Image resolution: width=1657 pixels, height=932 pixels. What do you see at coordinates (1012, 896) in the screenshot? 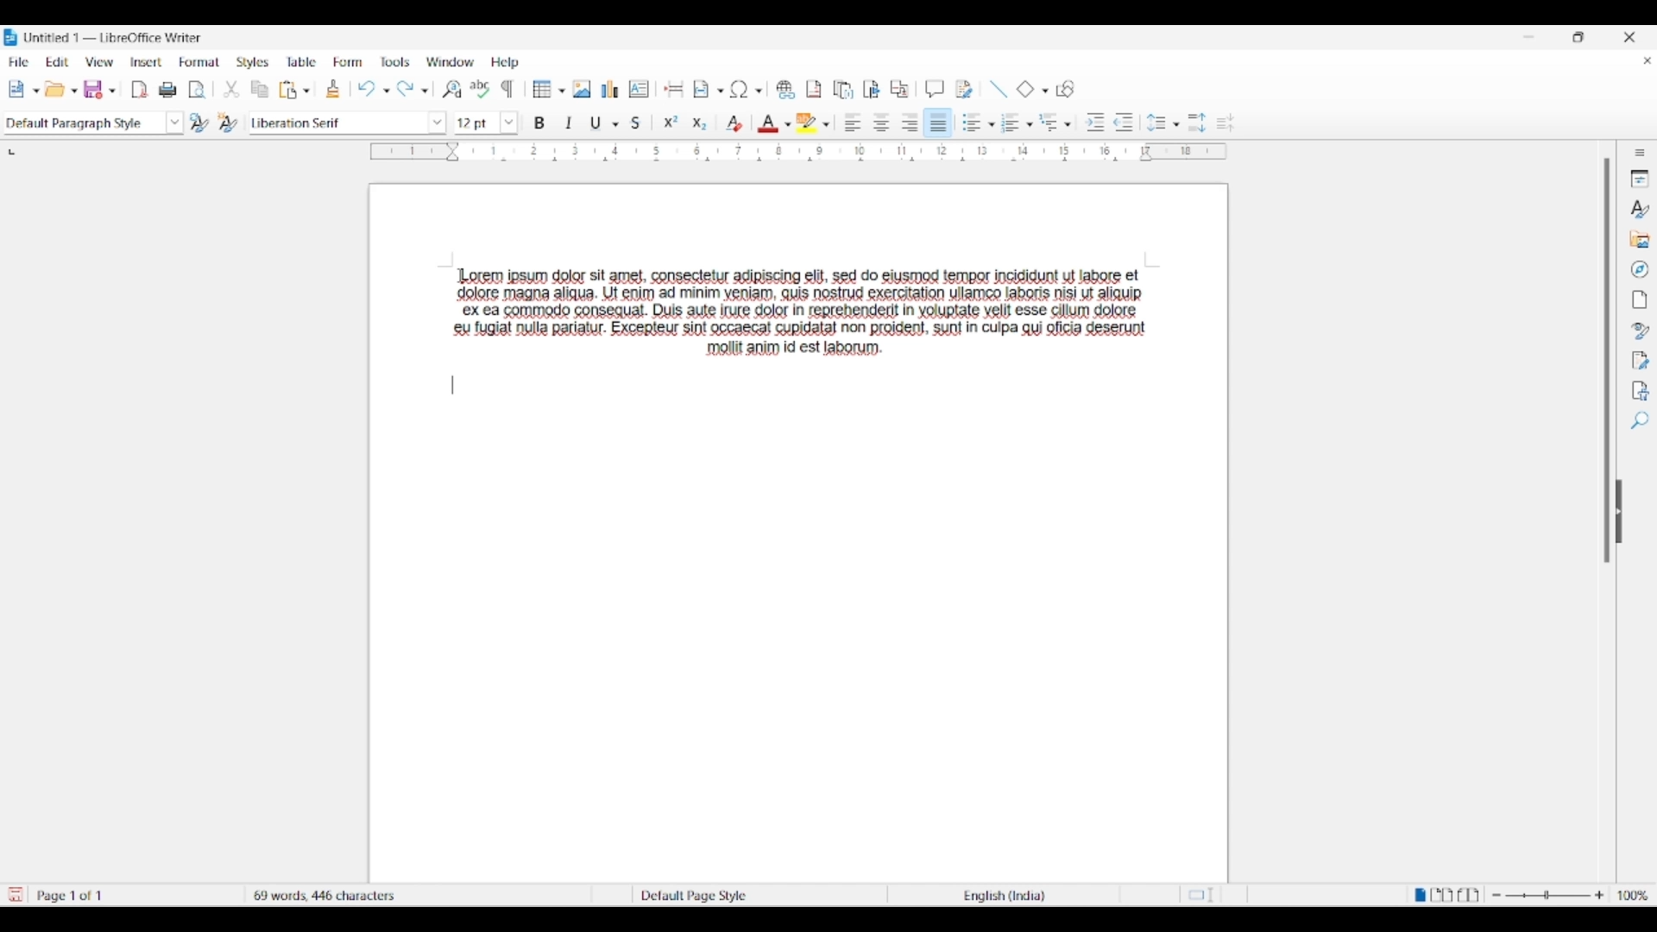
I see `English (India)` at bounding box center [1012, 896].